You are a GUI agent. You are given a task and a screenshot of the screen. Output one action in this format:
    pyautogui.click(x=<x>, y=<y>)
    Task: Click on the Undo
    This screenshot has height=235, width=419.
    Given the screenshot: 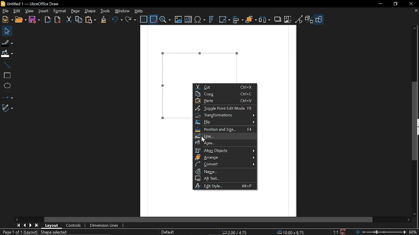 What is the action you would take?
    pyautogui.click(x=117, y=20)
    